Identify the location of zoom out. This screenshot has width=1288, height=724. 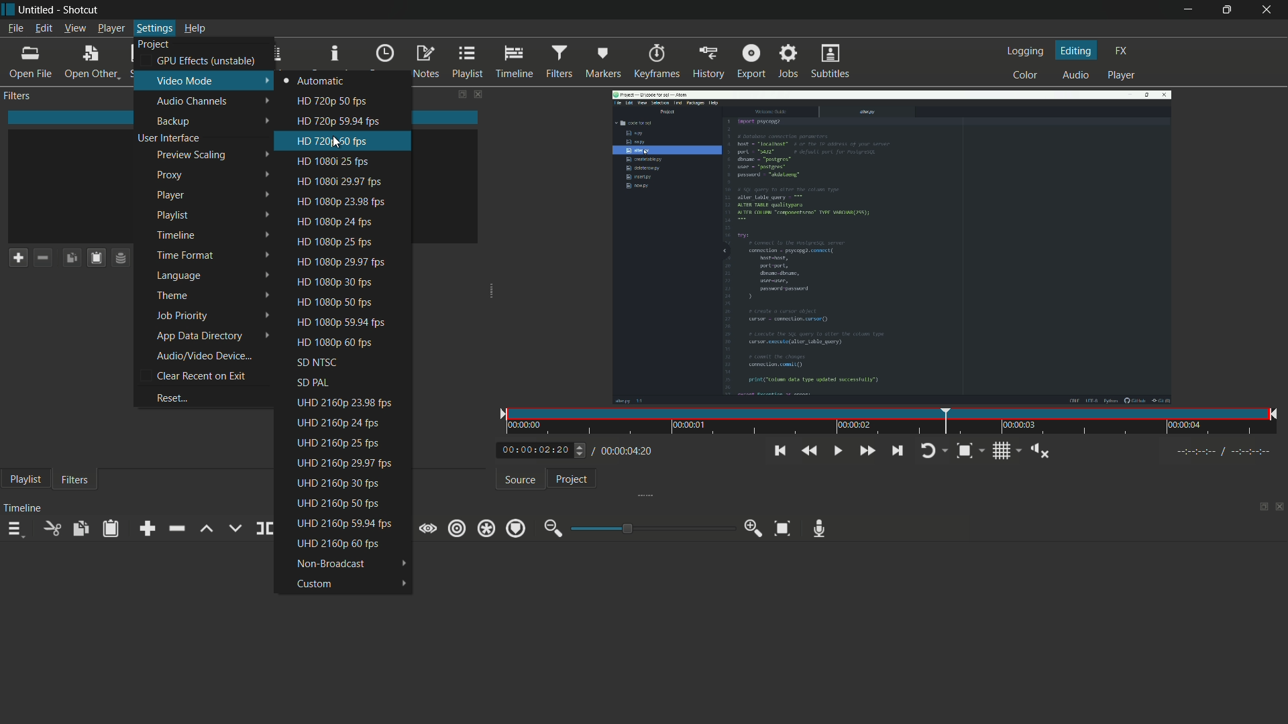
(551, 529).